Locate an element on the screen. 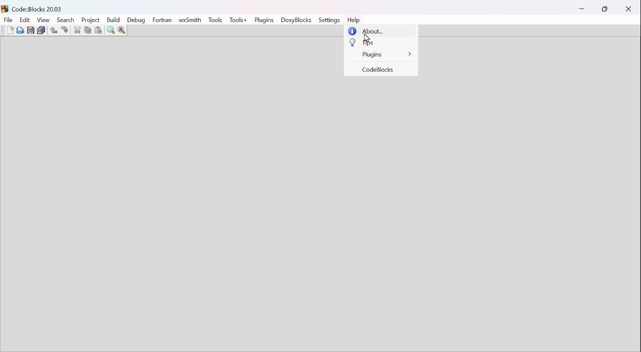 This screenshot has width=641, height=352. Save all is located at coordinates (41, 32).